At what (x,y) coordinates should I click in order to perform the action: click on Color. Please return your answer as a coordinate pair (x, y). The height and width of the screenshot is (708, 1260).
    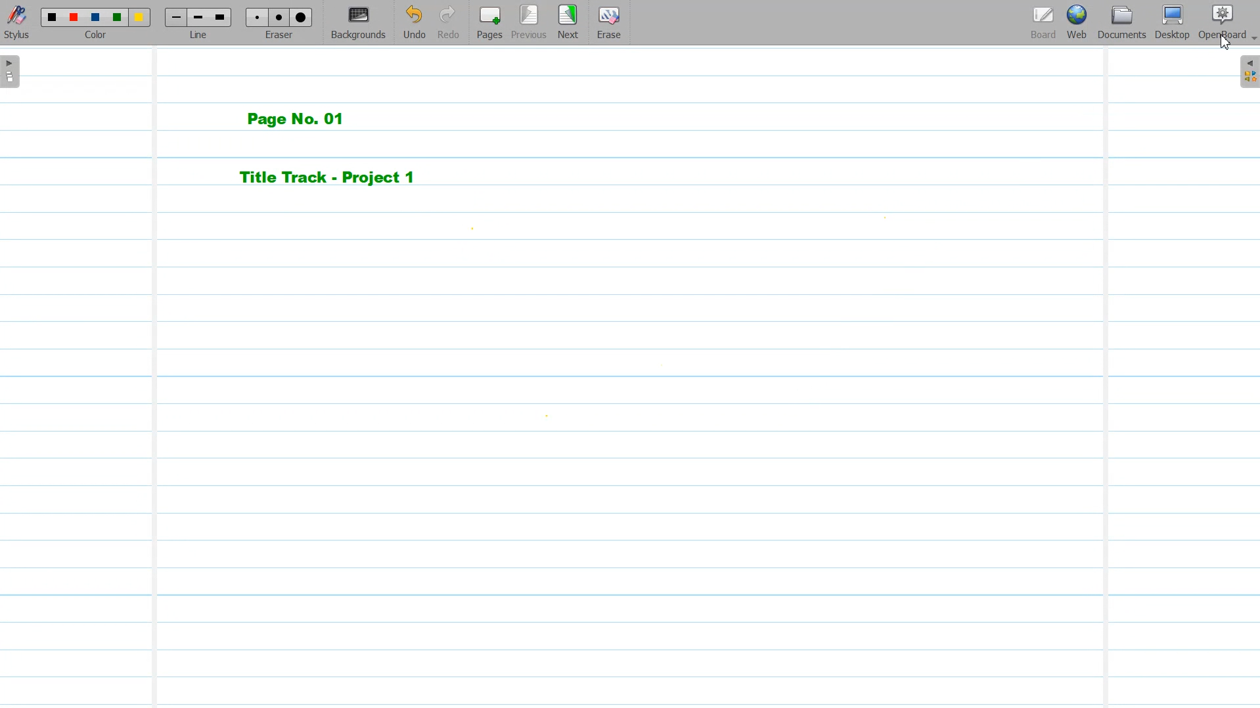
    Looking at the image, I should click on (97, 22).